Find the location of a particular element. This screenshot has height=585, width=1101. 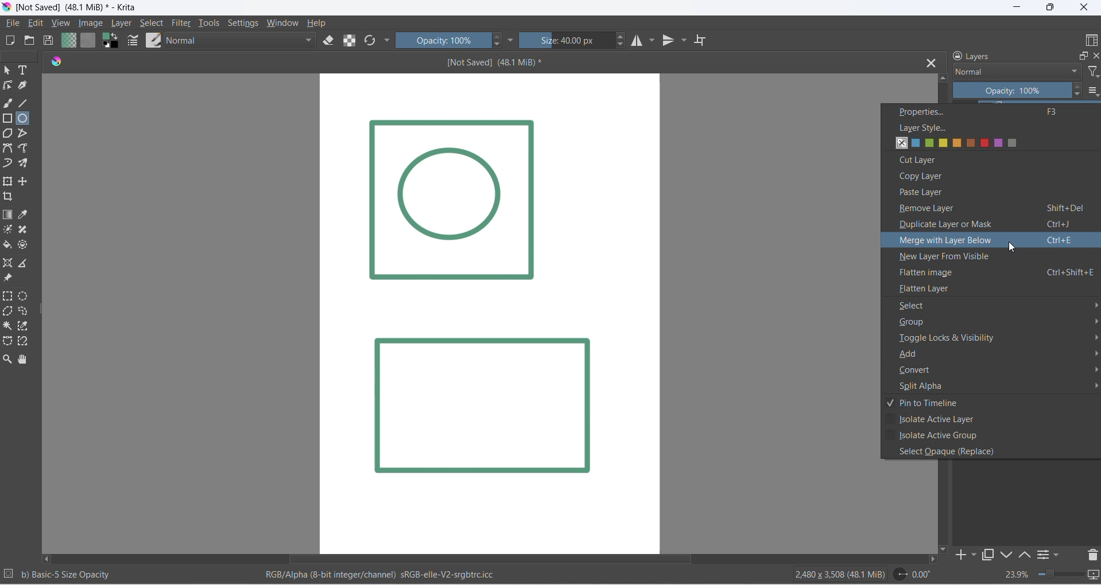

new file is located at coordinates (13, 40).